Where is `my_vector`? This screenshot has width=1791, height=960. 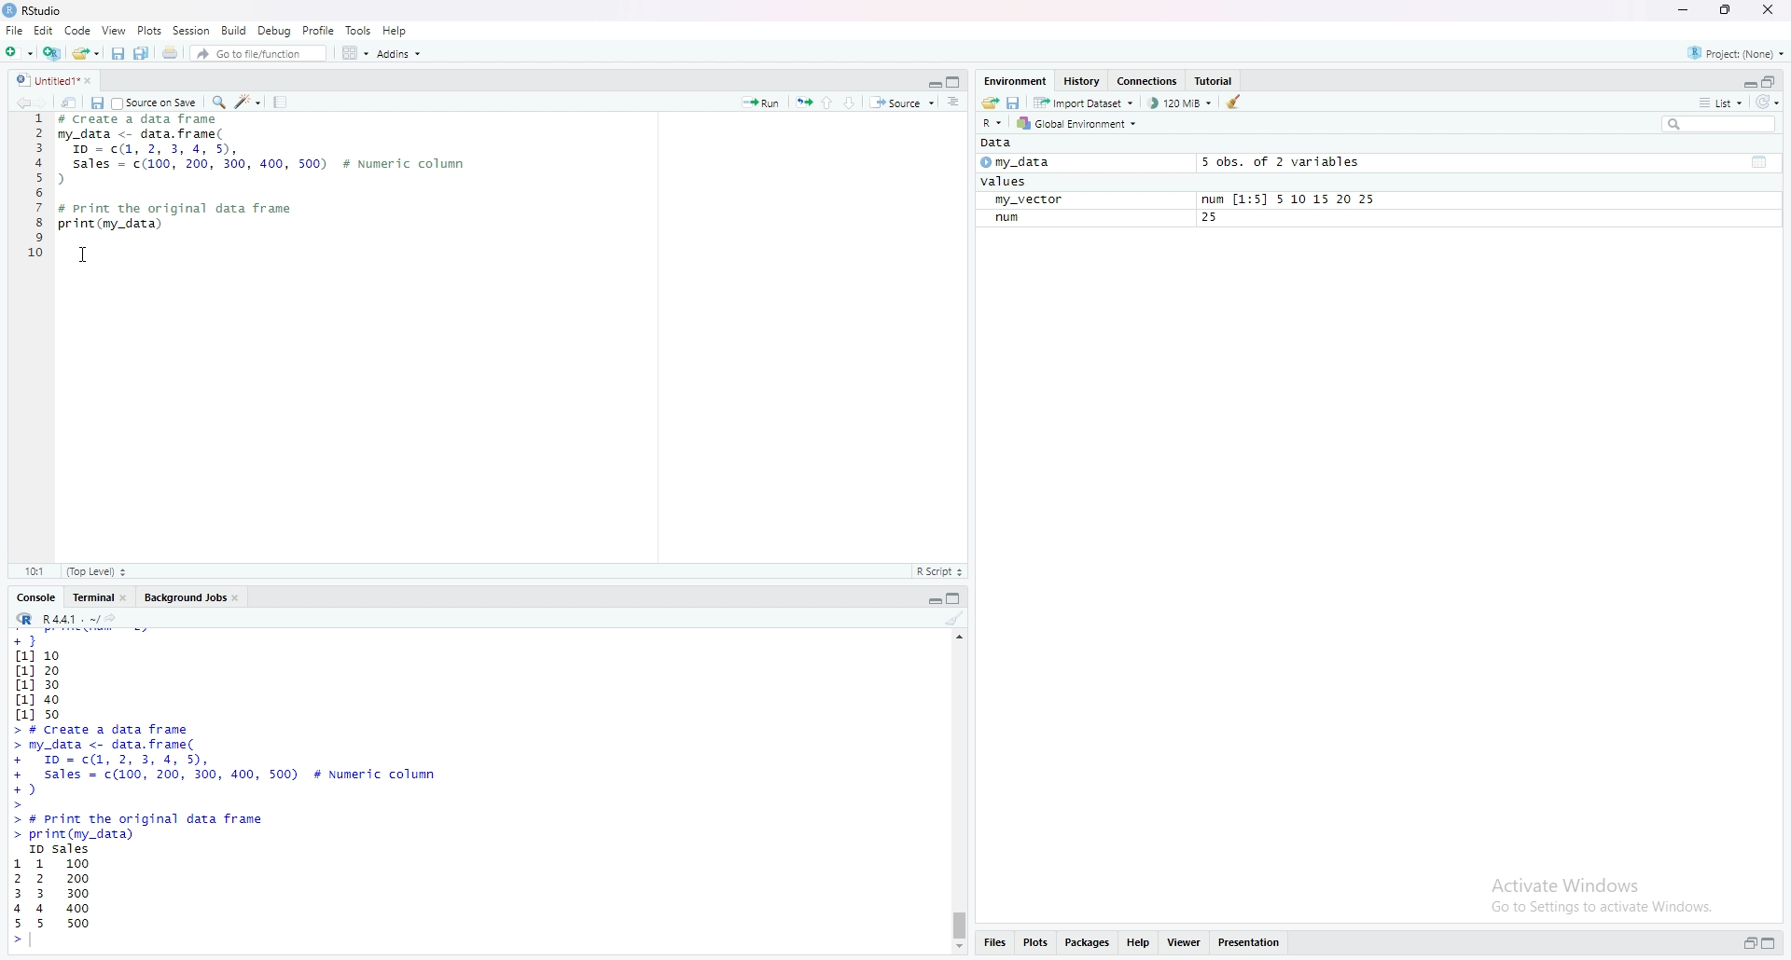 my_vector is located at coordinates (1038, 200).